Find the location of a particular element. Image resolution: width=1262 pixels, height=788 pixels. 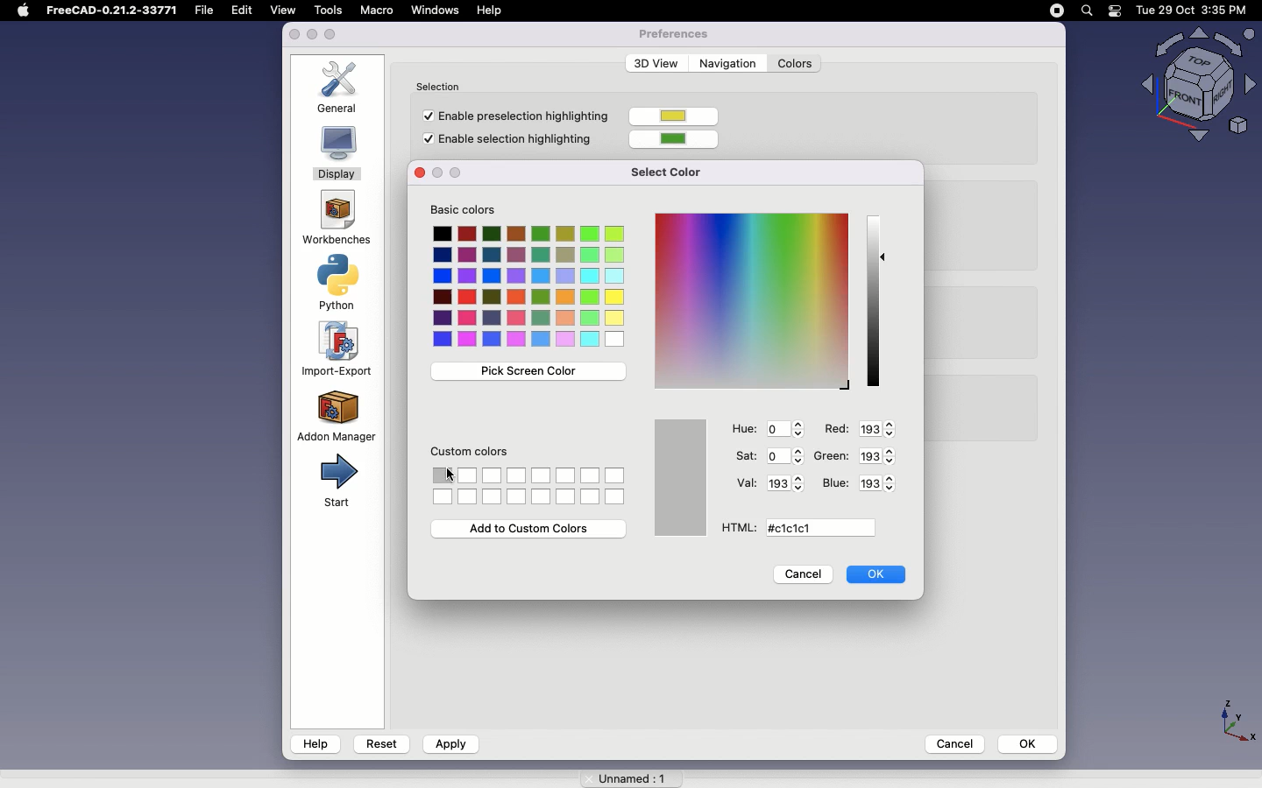

Visualizer is located at coordinates (1192, 86).